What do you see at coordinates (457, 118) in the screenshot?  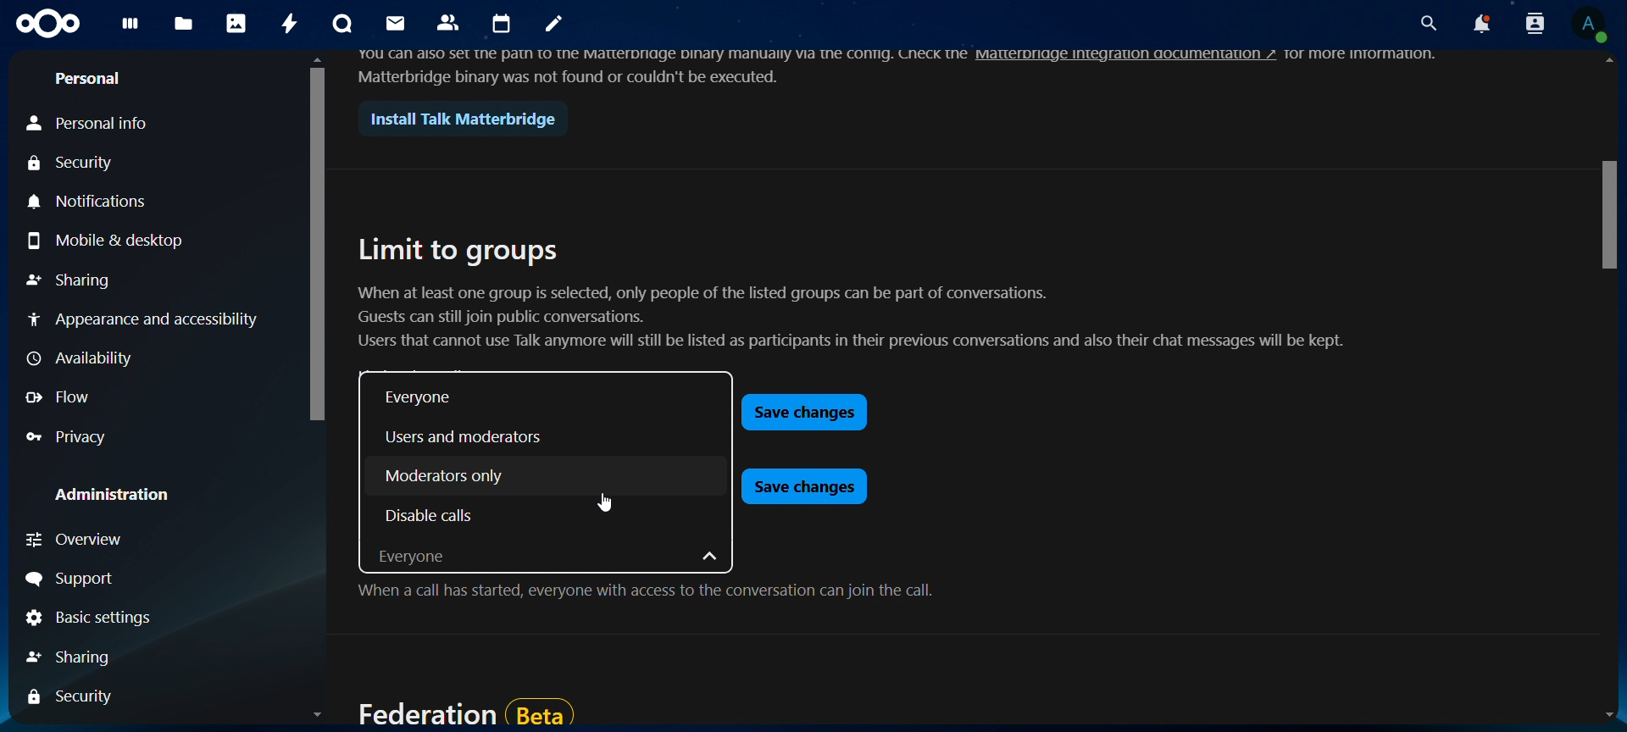 I see `Install Talk Matterbridge` at bounding box center [457, 118].